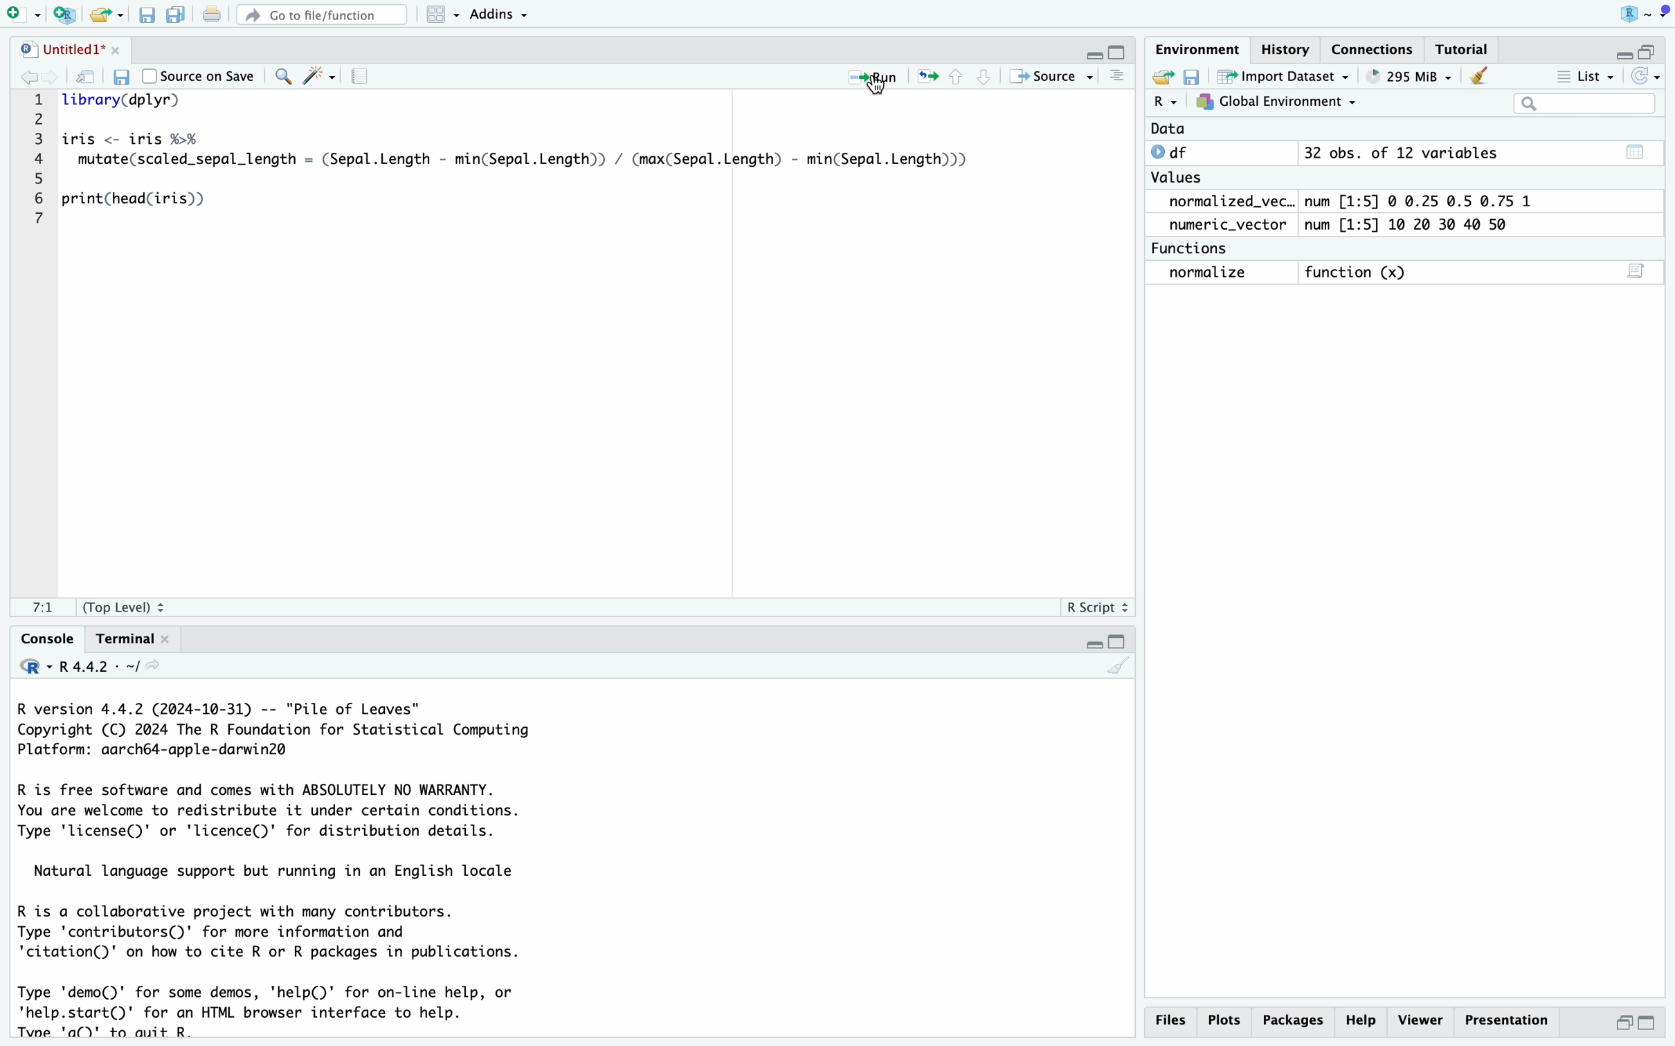  What do you see at coordinates (1296, 1020) in the screenshot?
I see `Packages` at bounding box center [1296, 1020].